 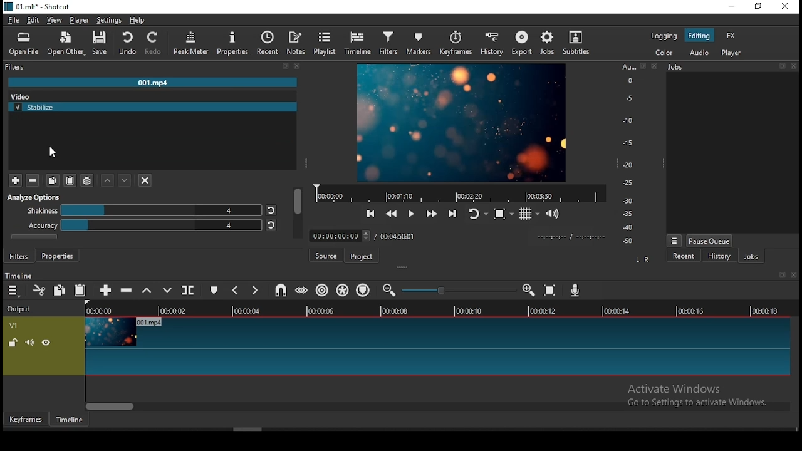 What do you see at coordinates (655, 67) in the screenshot?
I see `Close` at bounding box center [655, 67].